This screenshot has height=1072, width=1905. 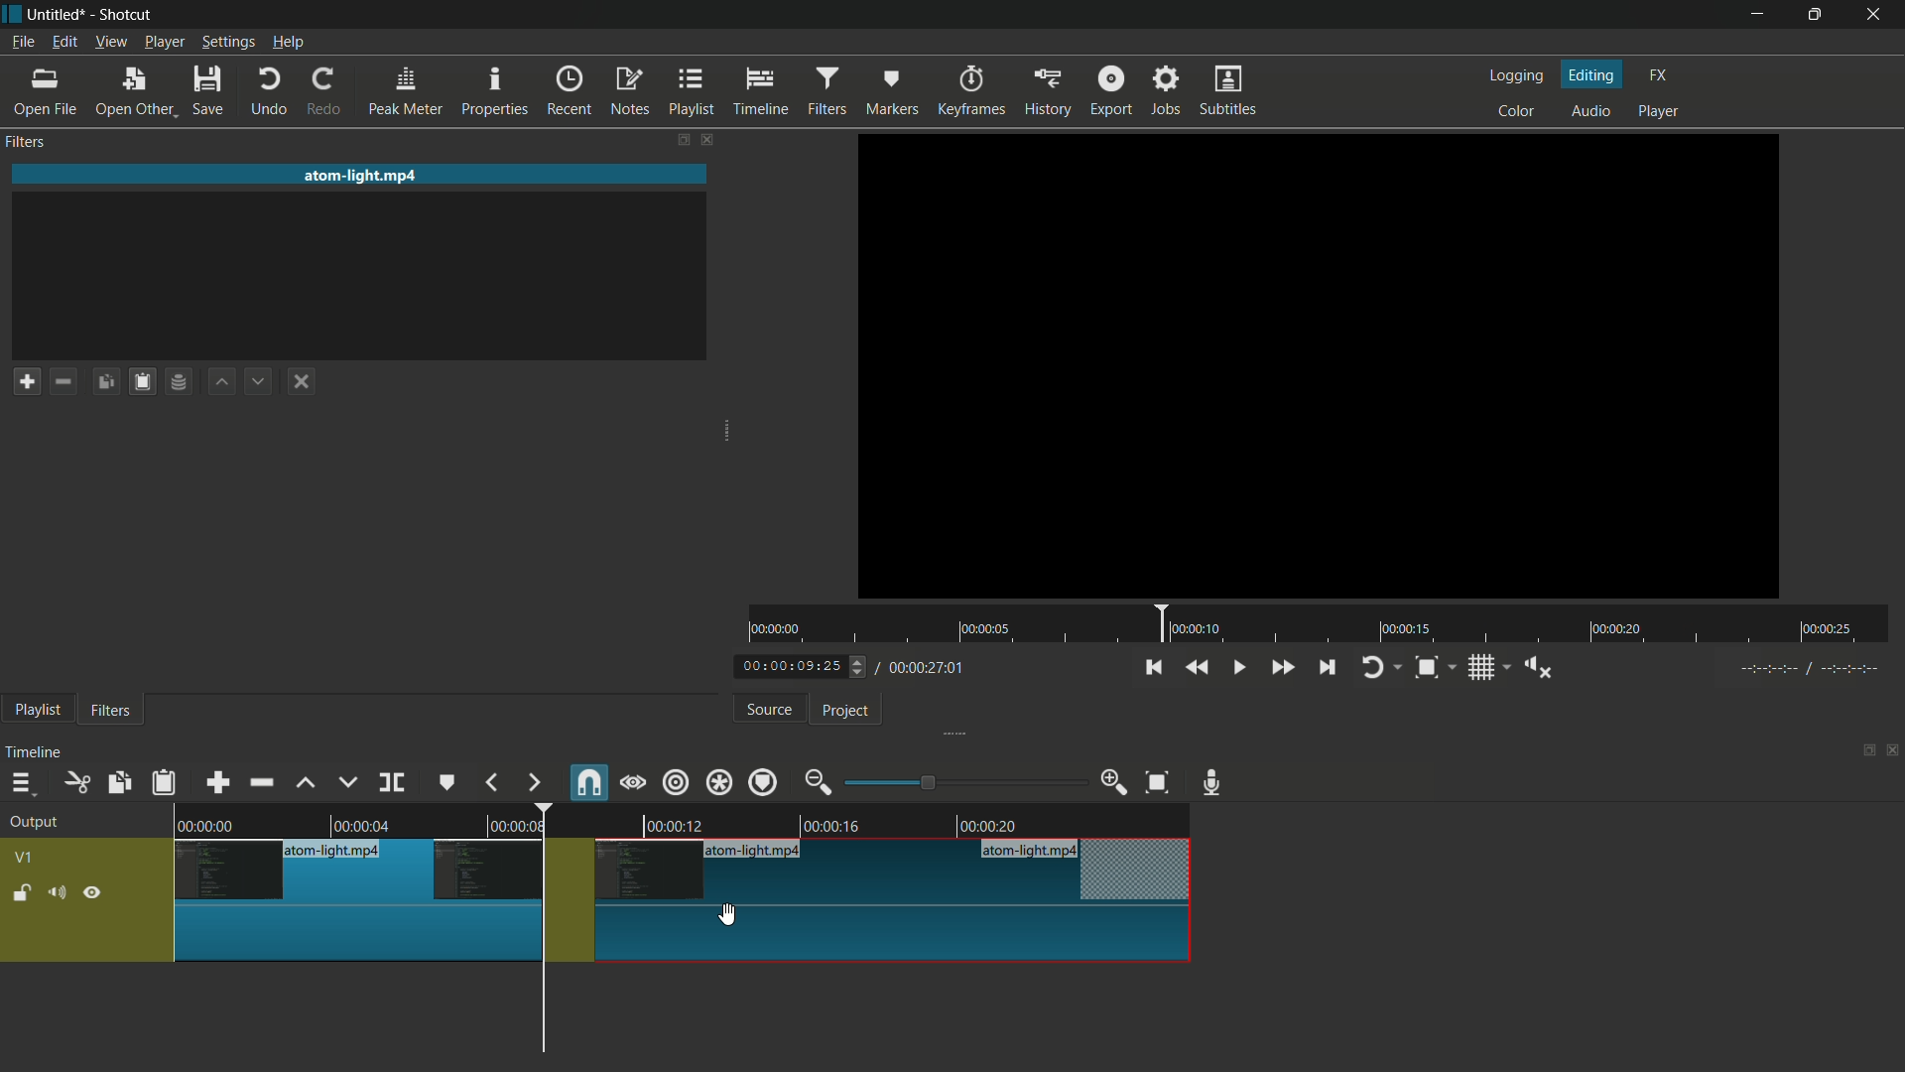 What do you see at coordinates (109, 44) in the screenshot?
I see `view menu` at bounding box center [109, 44].